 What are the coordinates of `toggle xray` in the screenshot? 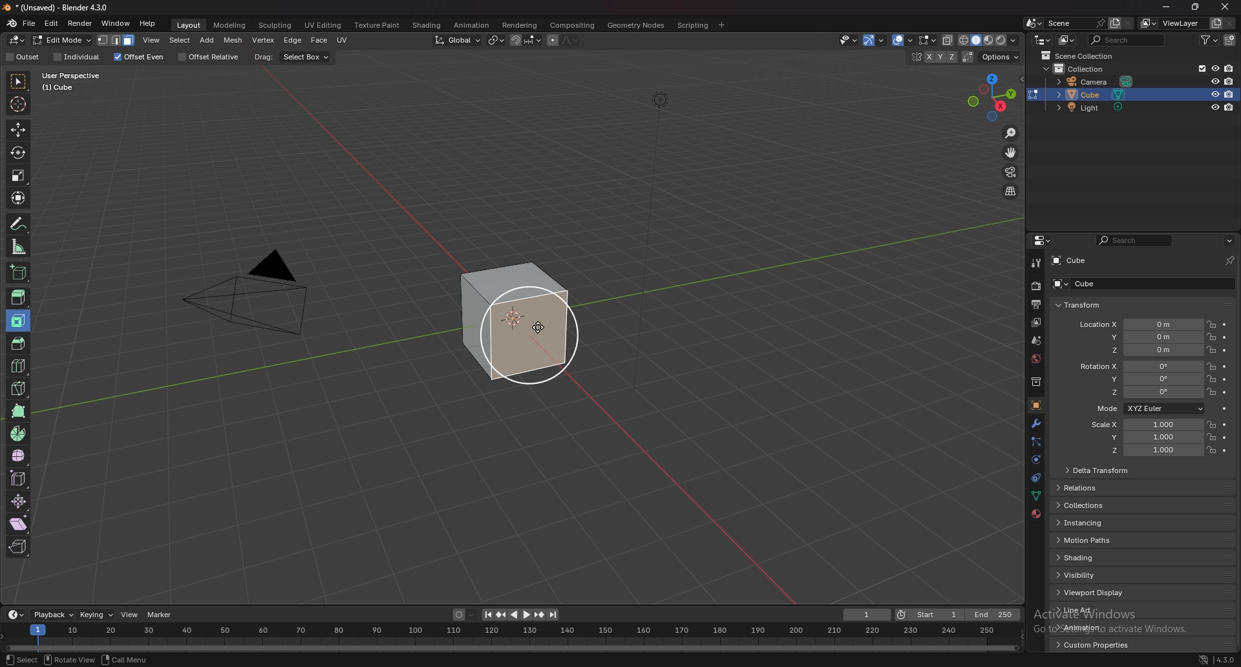 It's located at (949, 41).